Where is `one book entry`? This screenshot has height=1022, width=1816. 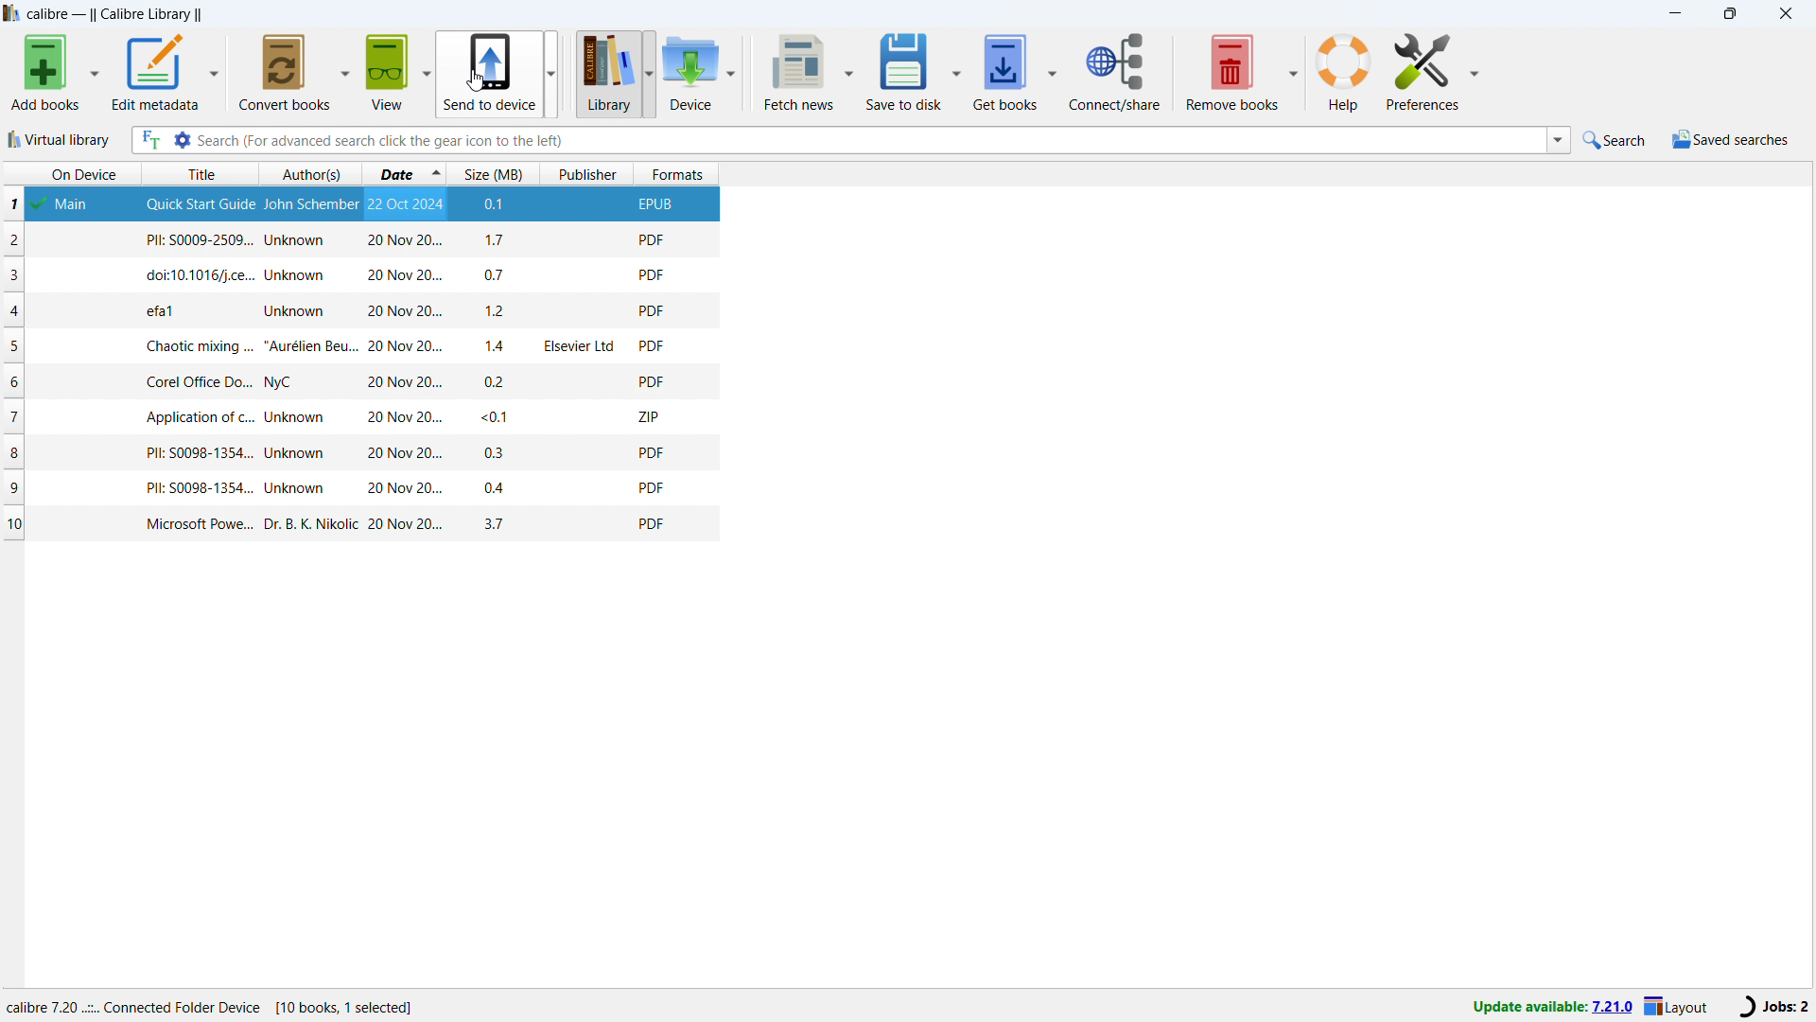 one book entry is located at coordinates (363, 523).